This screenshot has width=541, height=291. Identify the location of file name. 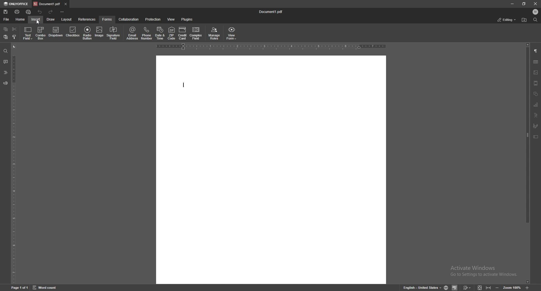
(271, 12).